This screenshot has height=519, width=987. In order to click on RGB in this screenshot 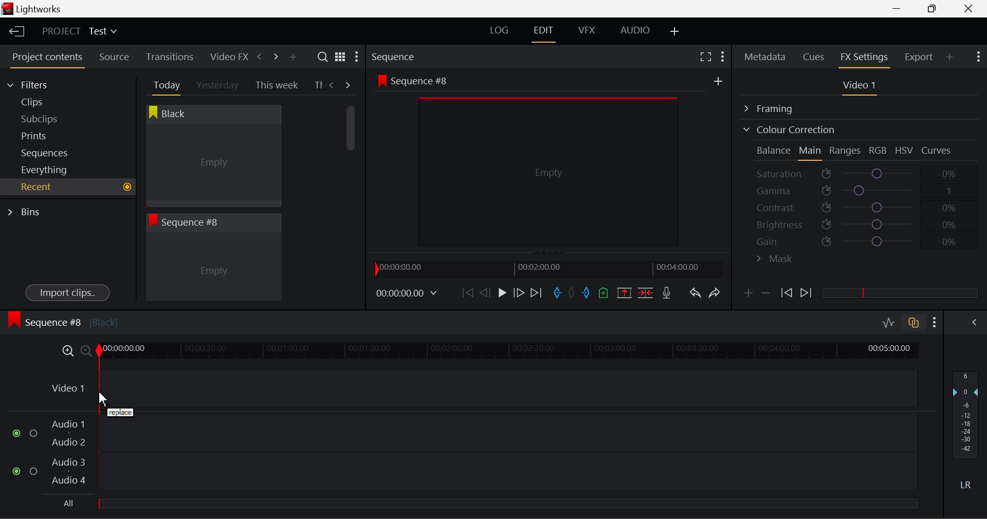, I will do `click(879, 151)`.